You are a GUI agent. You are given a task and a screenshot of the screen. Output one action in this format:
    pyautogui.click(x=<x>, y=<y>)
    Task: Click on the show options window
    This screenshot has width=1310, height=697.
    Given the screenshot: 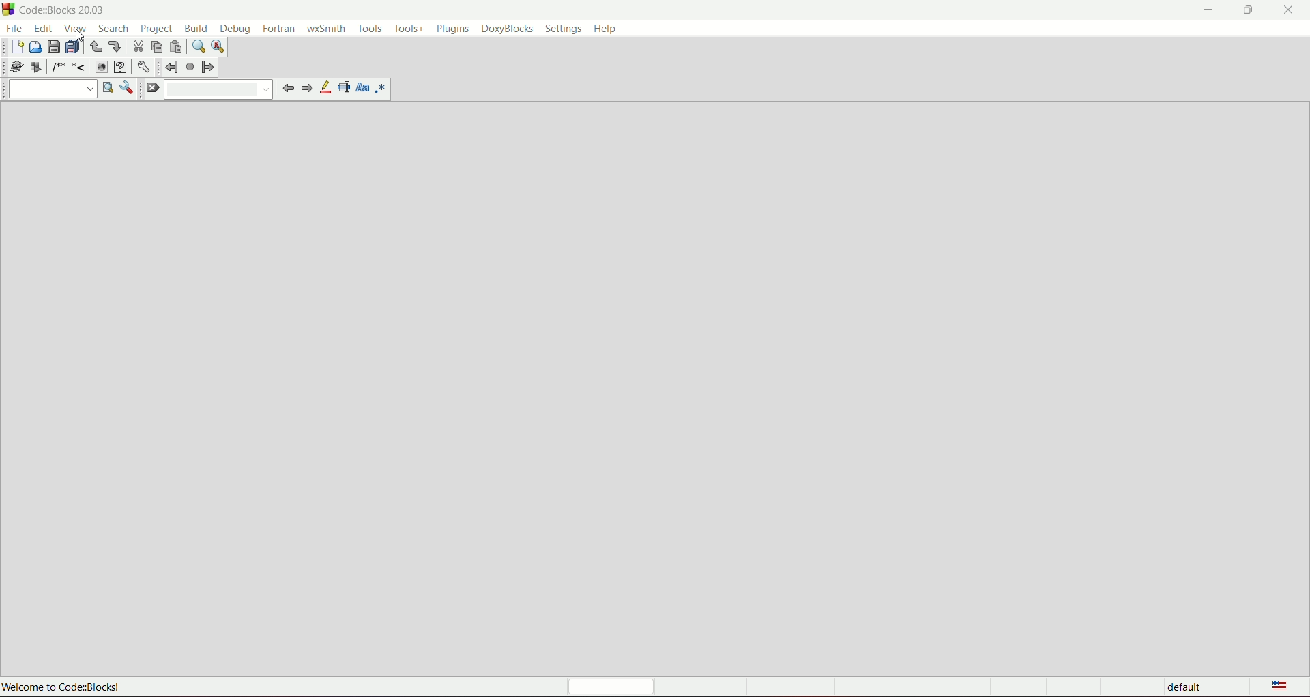 What is the action you would take?
    pyautogui.click(x=128, y=89)
    